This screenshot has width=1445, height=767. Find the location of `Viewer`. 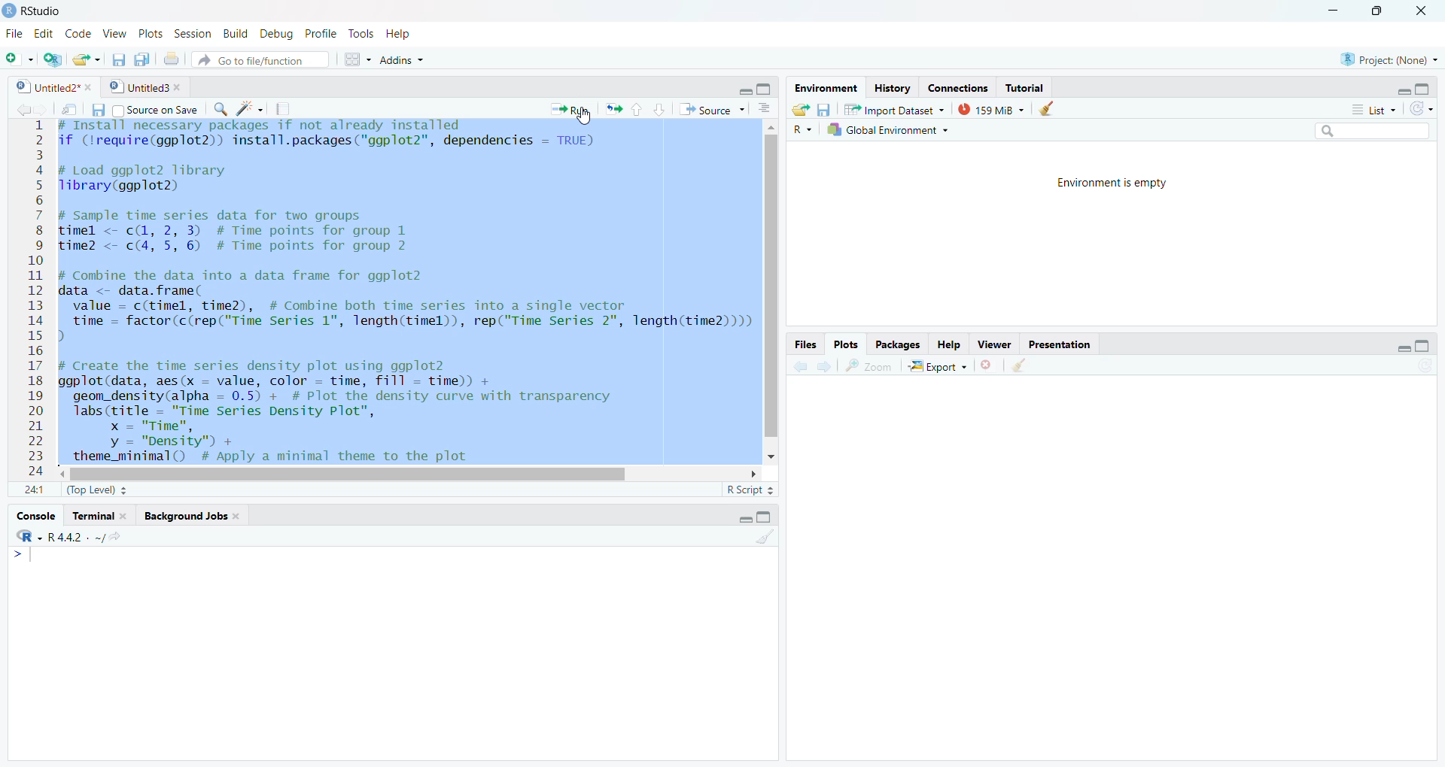

Viewer is located at coordinates (997, 344).